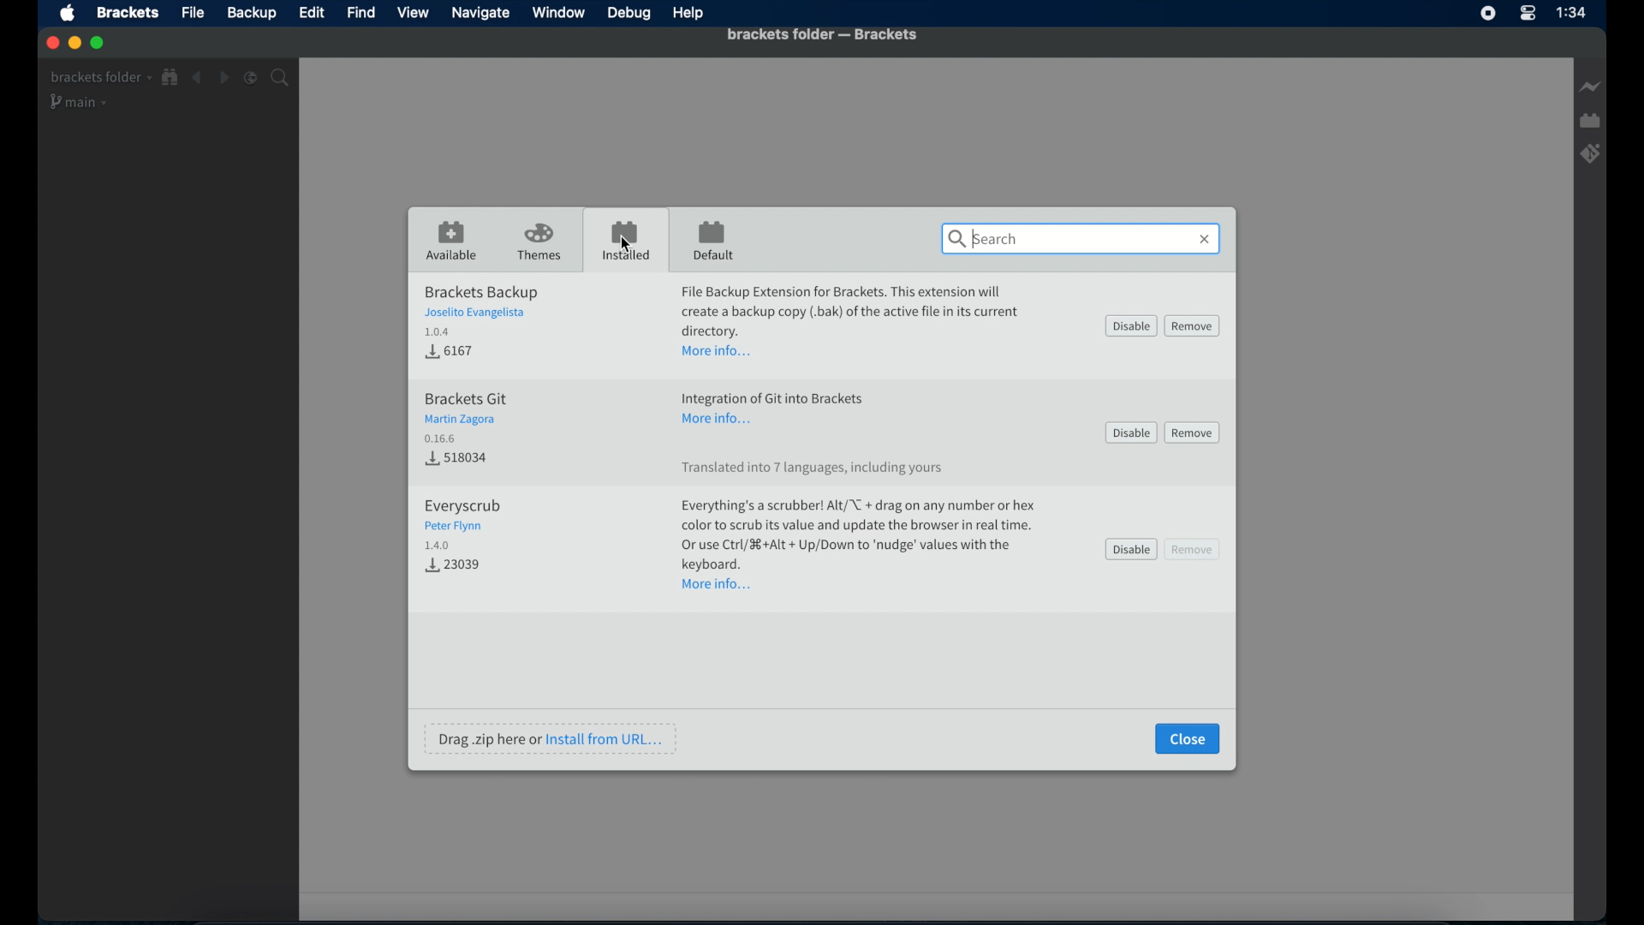 This screenshot has width=1644, height=925. Describe the element at coordinates (98, 43) in the screenshot. I see `Maximize` at that location.